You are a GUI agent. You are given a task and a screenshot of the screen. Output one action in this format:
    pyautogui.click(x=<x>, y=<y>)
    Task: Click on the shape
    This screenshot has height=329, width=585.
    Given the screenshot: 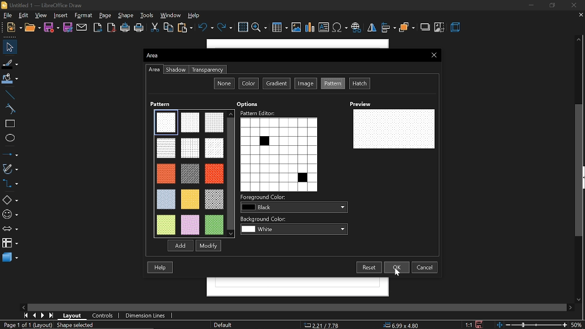 What is the action you would take?
    pyautogui.click(x=126, y=16)
    